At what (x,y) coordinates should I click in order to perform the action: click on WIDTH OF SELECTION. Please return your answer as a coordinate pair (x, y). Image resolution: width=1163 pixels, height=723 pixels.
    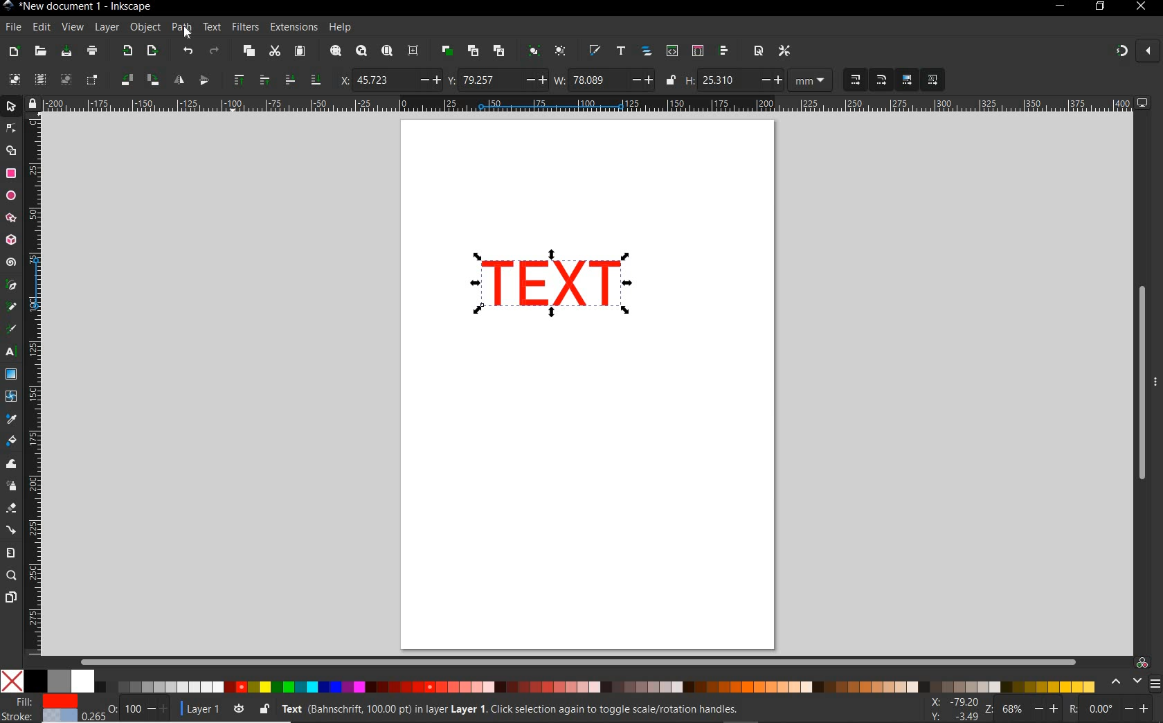
    Looking at the image, I should click on (604, 80).